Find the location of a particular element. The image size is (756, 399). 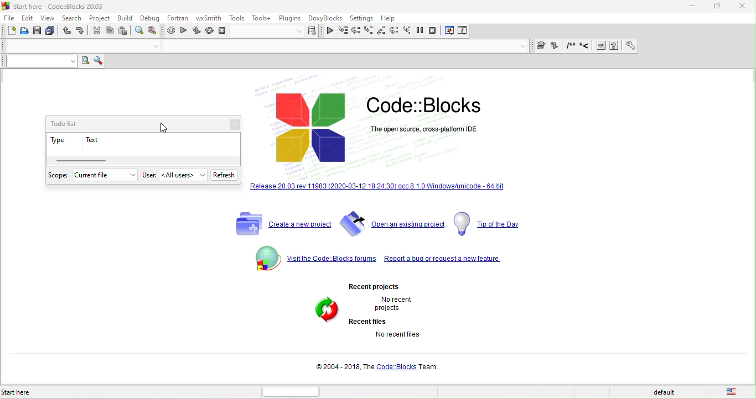

project is located at coordinates (100, 19).